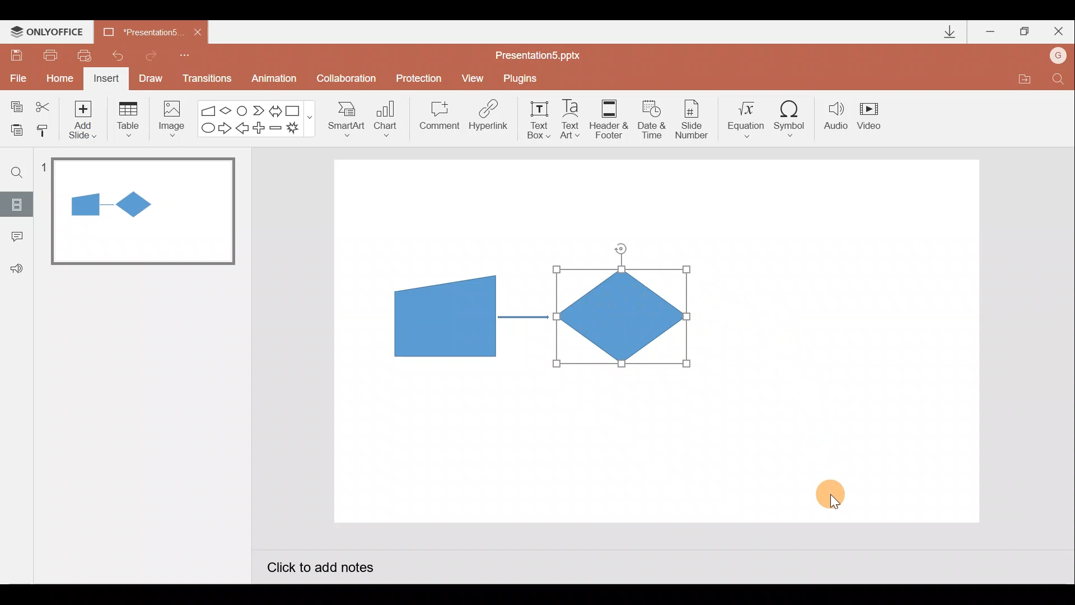 The width and height of the screenshot is (1075, 605). What do you see at coordinates (45, 105) in the screenshot?
I see `Cut` at bounding box center [45, 105].